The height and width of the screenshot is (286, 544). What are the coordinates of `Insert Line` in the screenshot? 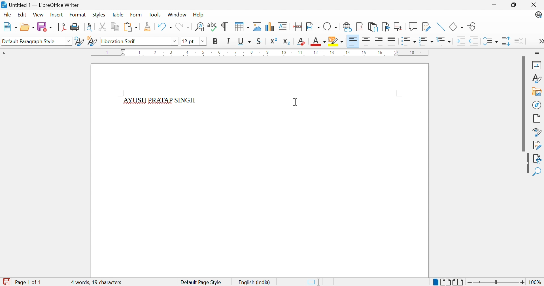 It's located at (441, 26).